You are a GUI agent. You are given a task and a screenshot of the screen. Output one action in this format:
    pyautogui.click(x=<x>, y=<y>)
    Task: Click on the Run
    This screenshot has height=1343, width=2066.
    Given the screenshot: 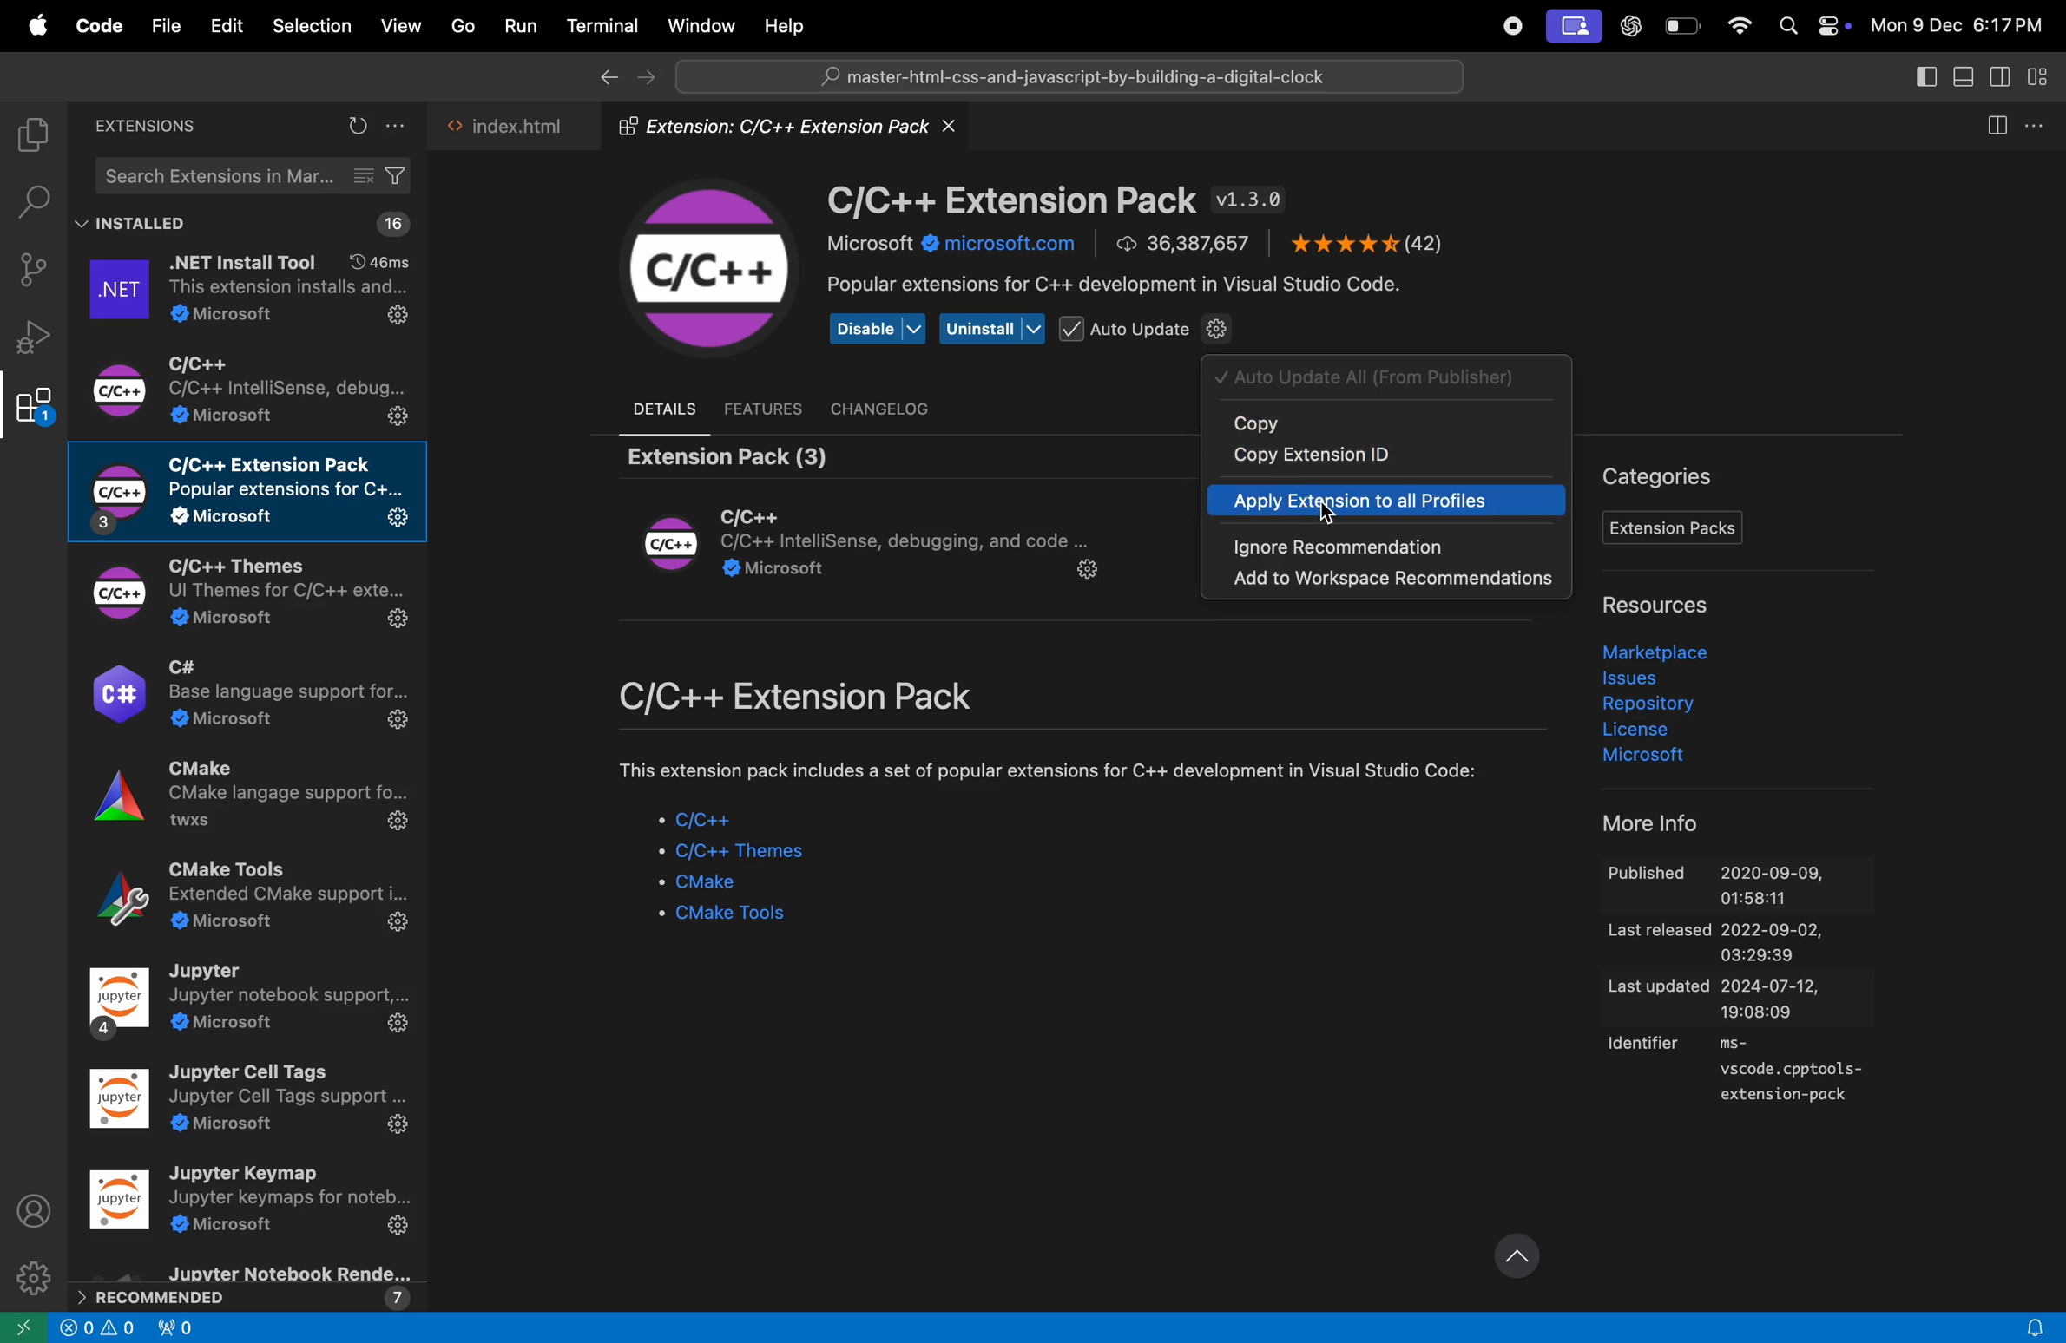 What is the action you would take?
    pyautogui.click(x=522, y=25)
    